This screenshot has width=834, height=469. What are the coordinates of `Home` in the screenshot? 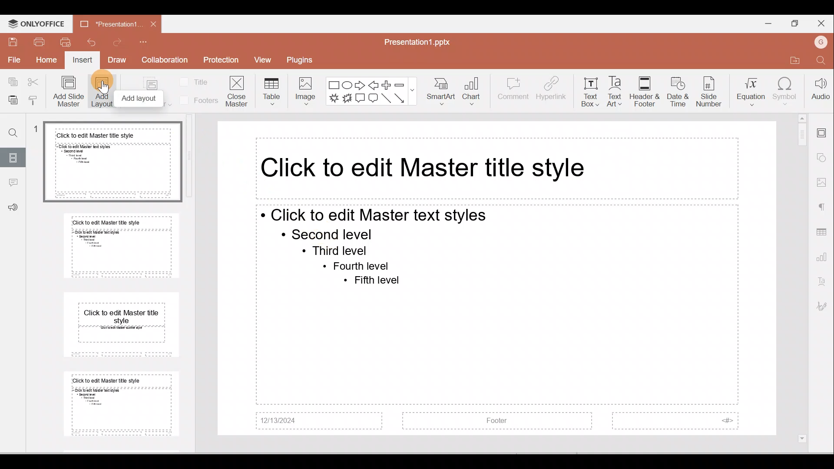 It's located at (46, 61).